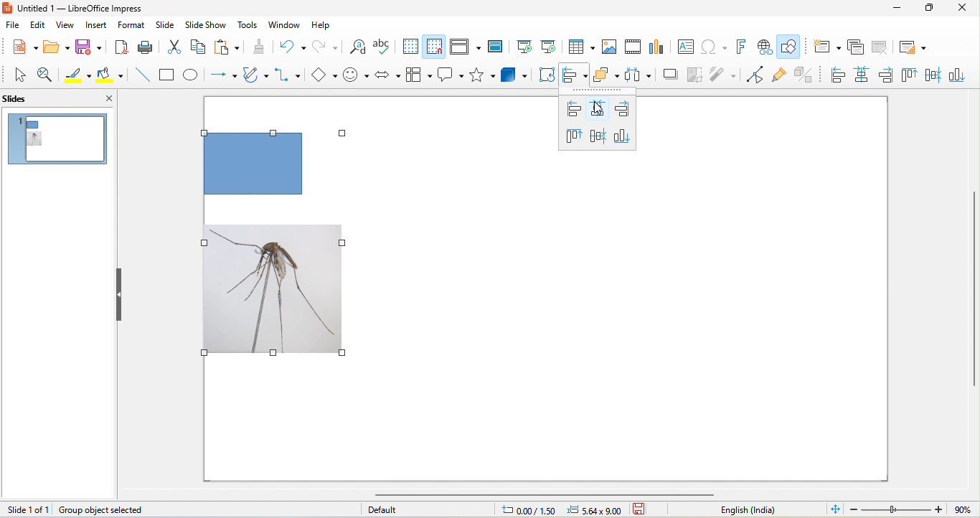 This screenshot has height=518, width=980. Describe the element at coordinates (518, 75) in the screenshot. I see `3d object` at that location.